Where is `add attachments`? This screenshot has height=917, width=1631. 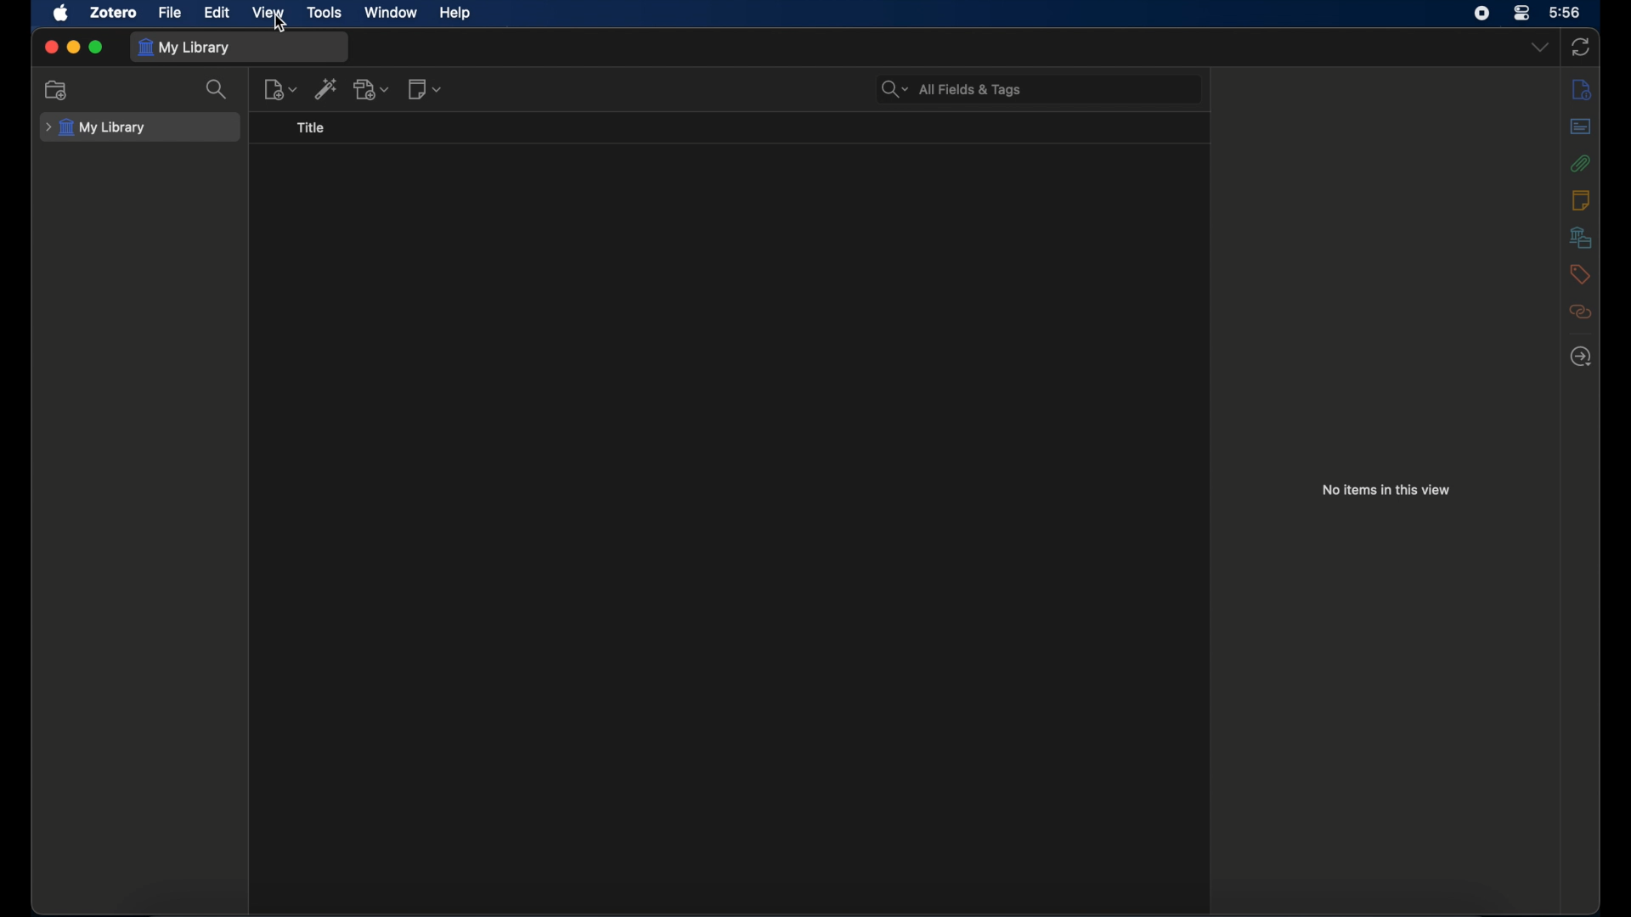 add attachments is located at coordinates (372, 88).